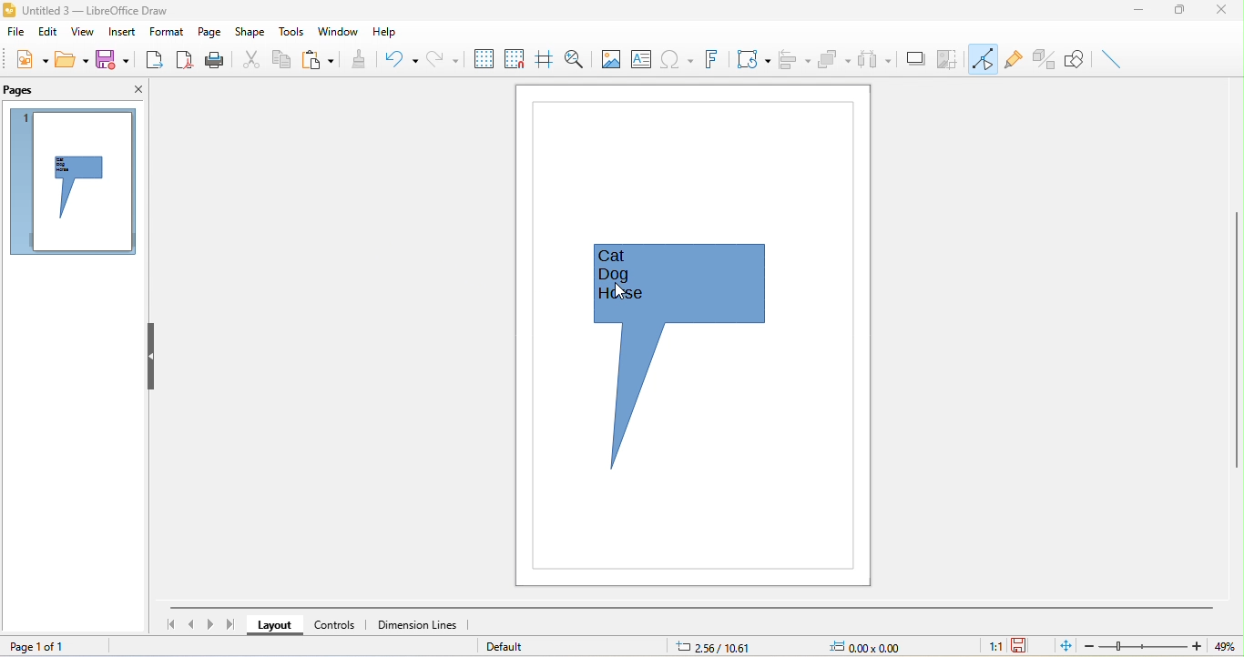  Describe the element at coordinates (871, 646) in the screenshot. I see `0.00x0.00` at that location.